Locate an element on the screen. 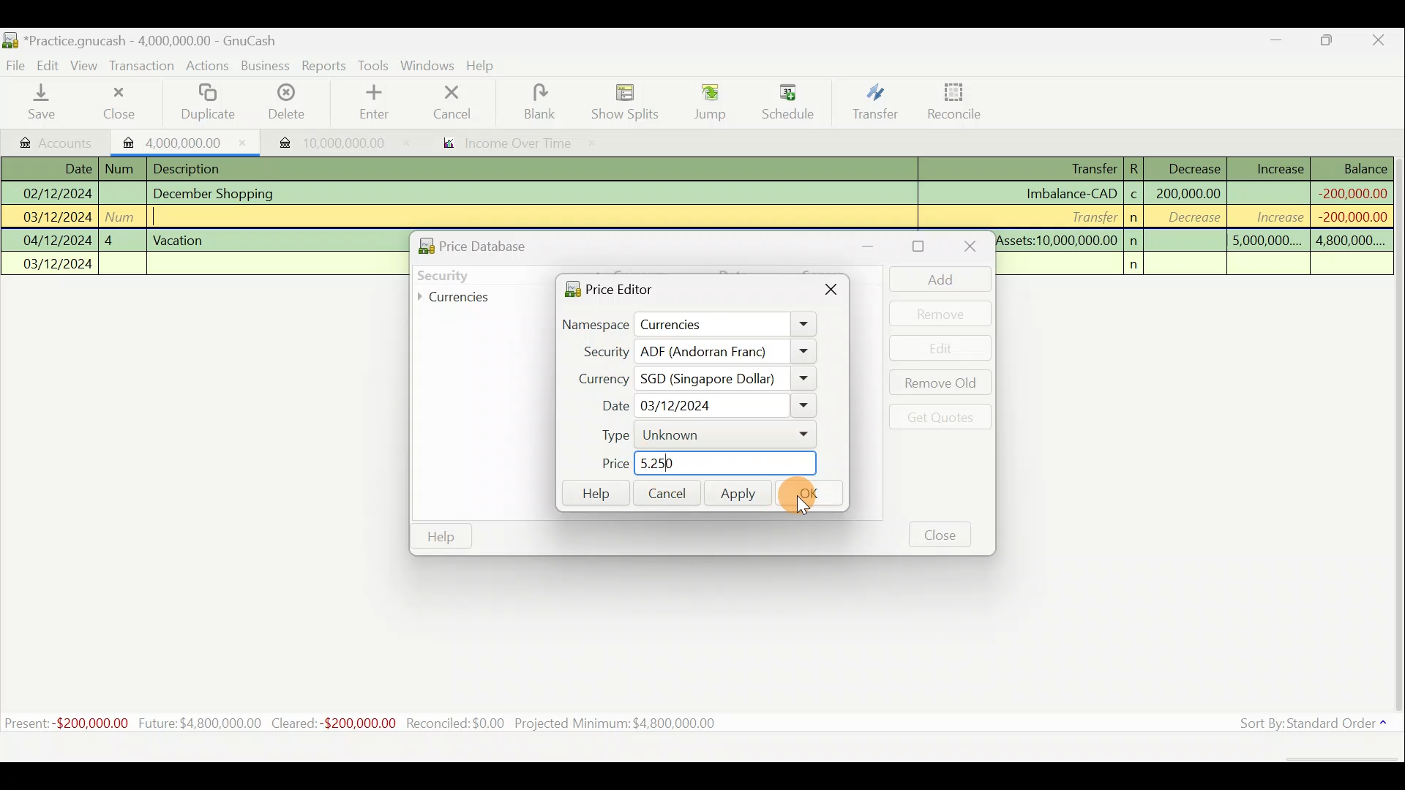 Image resolution: width=1405 pixels, height=790 pixels. Type is located at coordinates (699, 434).